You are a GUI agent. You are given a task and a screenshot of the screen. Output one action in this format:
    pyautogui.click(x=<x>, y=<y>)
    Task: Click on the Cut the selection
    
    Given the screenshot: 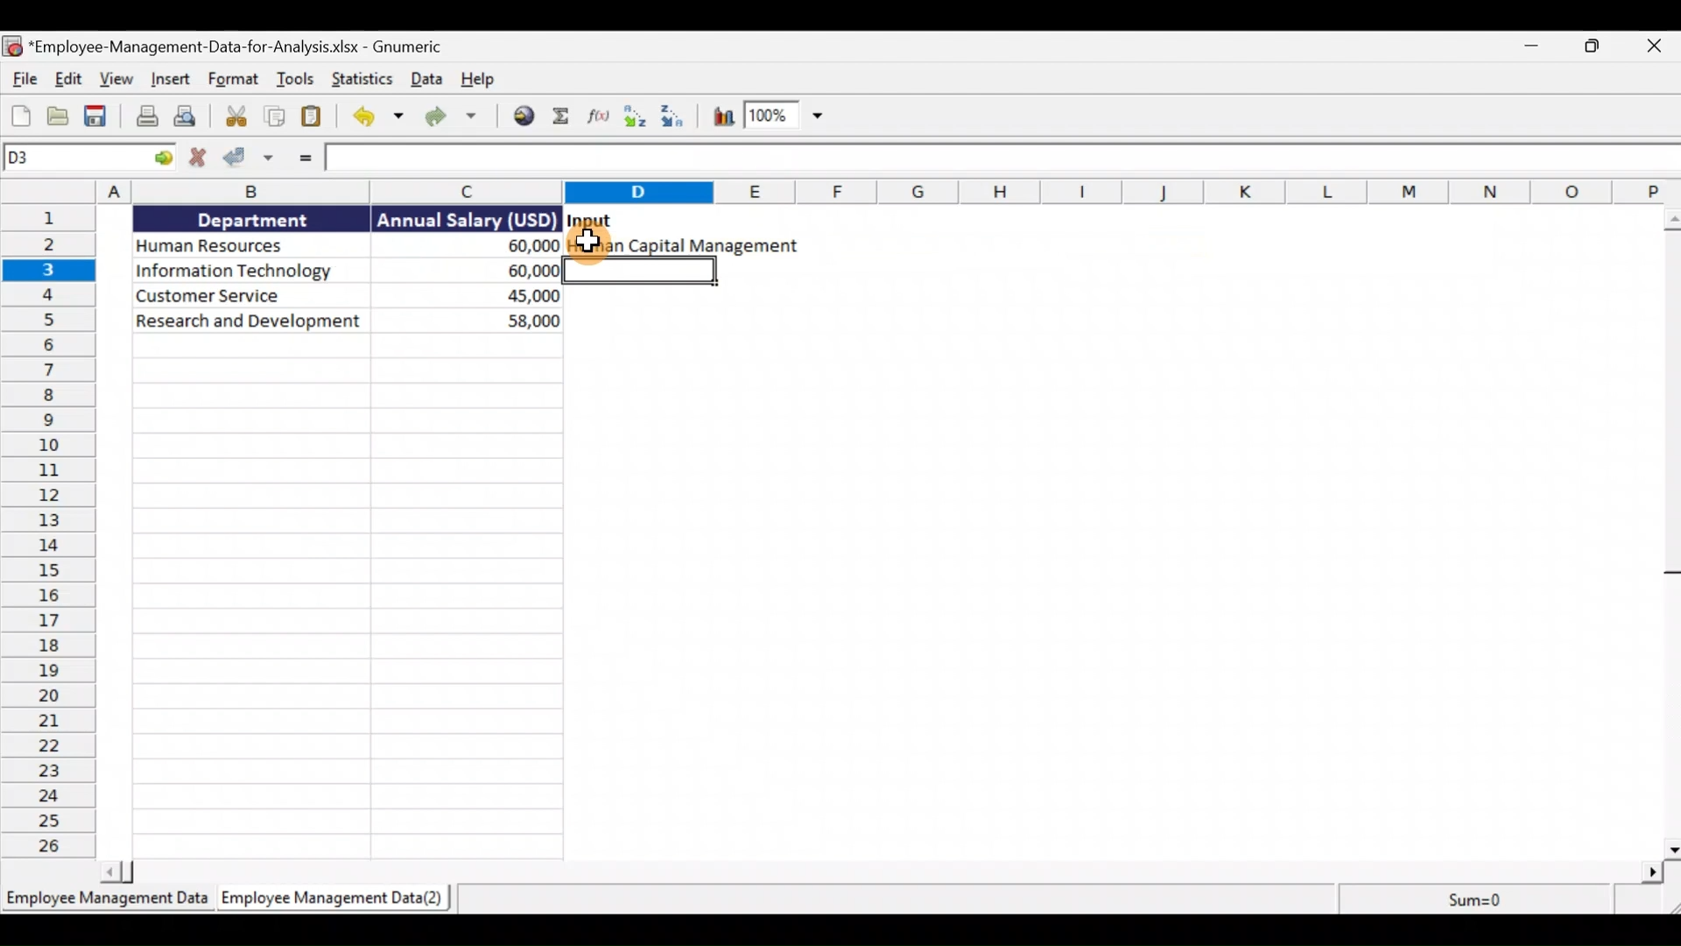 What is the action you would take?
    pyautogui.click(x=236, y=118)
    